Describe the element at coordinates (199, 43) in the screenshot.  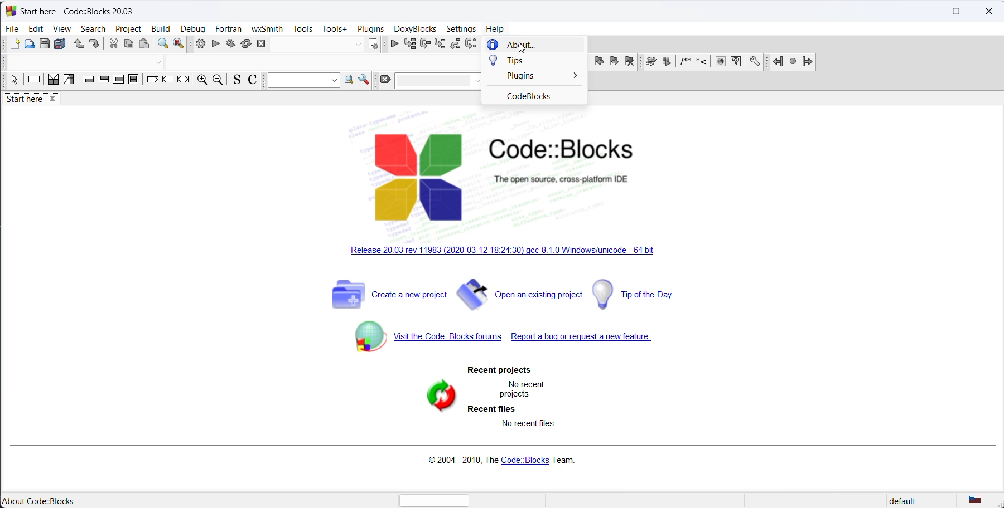
I see `build` at that location.